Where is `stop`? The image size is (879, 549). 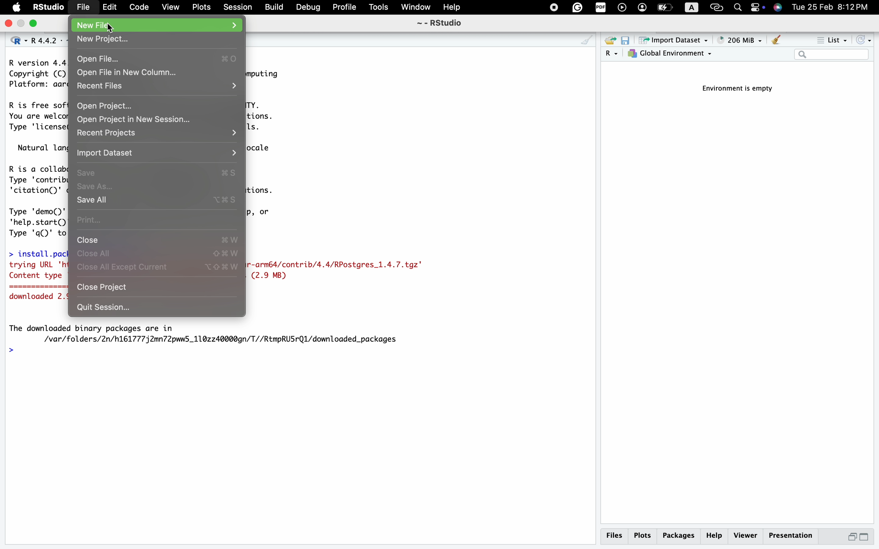 stop is located at coordinates (552, 7).